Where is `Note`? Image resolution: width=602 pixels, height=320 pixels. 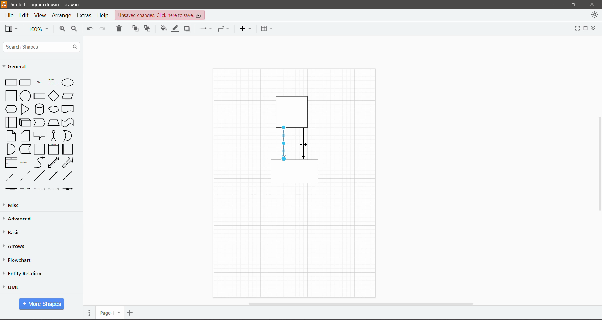
Note is located at coordinates (11, 135).